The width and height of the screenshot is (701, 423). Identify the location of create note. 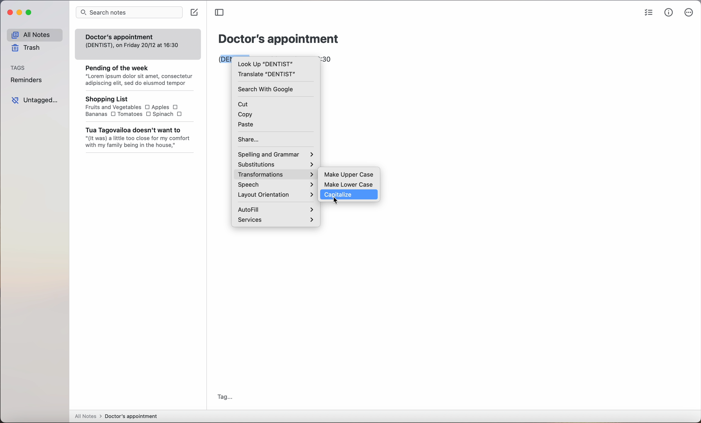
(196, 13).